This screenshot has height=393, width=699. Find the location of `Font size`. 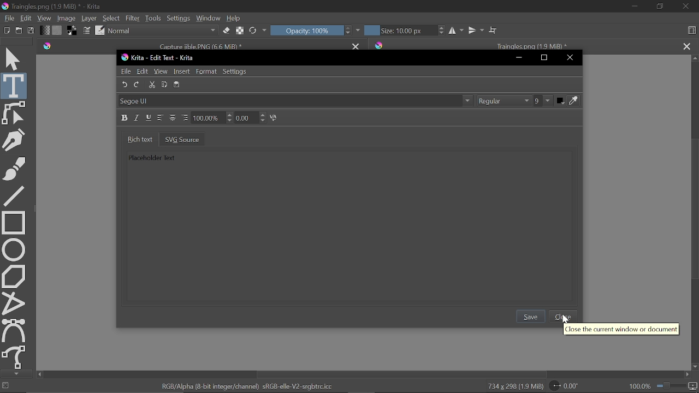

Font size is located at coordinates (543, 101).